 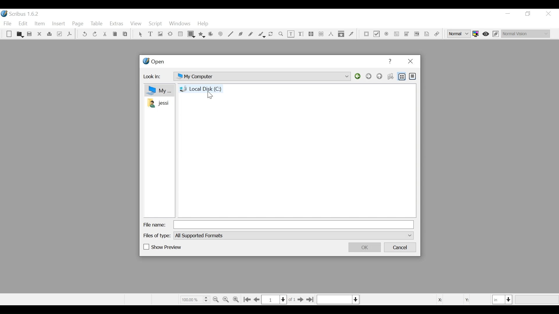 What do you see at coordinates (140, 35) in the screenshot?
I see `Select` at bounding box center [140, 35].